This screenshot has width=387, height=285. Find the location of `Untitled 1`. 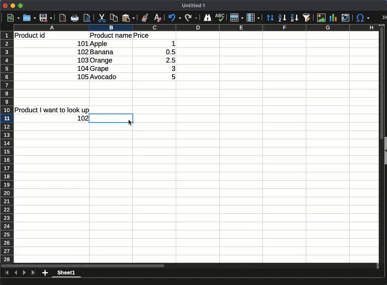

Untitled 1 is located at coordinates (193, 5).